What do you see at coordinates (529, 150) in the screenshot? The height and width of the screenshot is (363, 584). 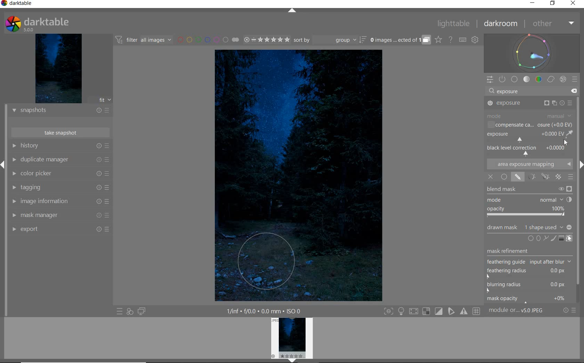 I see `BACK LEVEL CORRECTION` at bounding box center [529, 150].